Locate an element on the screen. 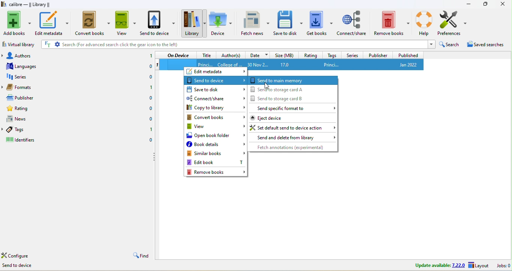 This screenshot has height=271, width=512. layout is located at coordinates (479, 266).